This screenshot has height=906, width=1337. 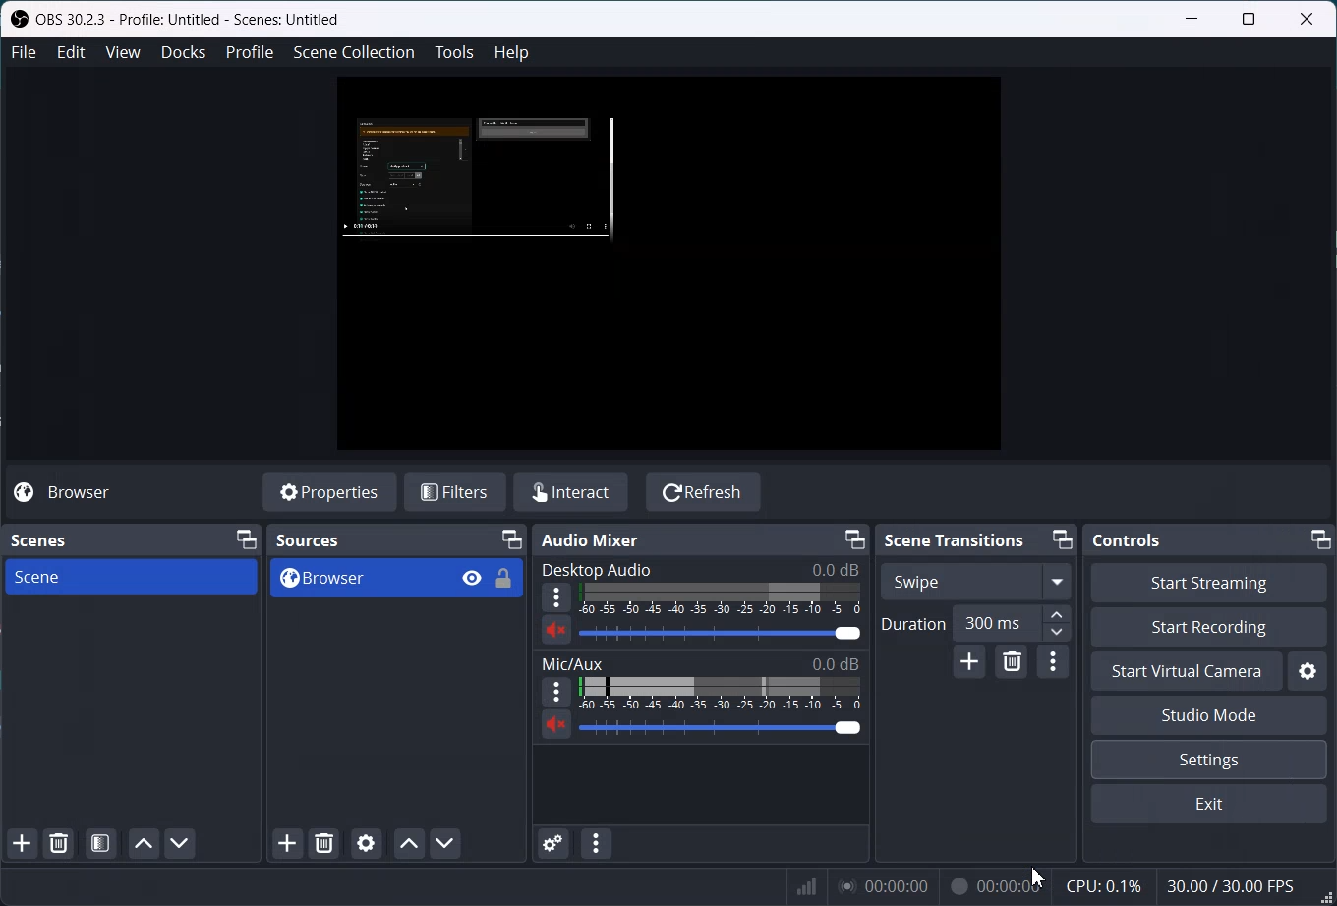 I want to click on Volume Indicator, so click(x=723, y=599).